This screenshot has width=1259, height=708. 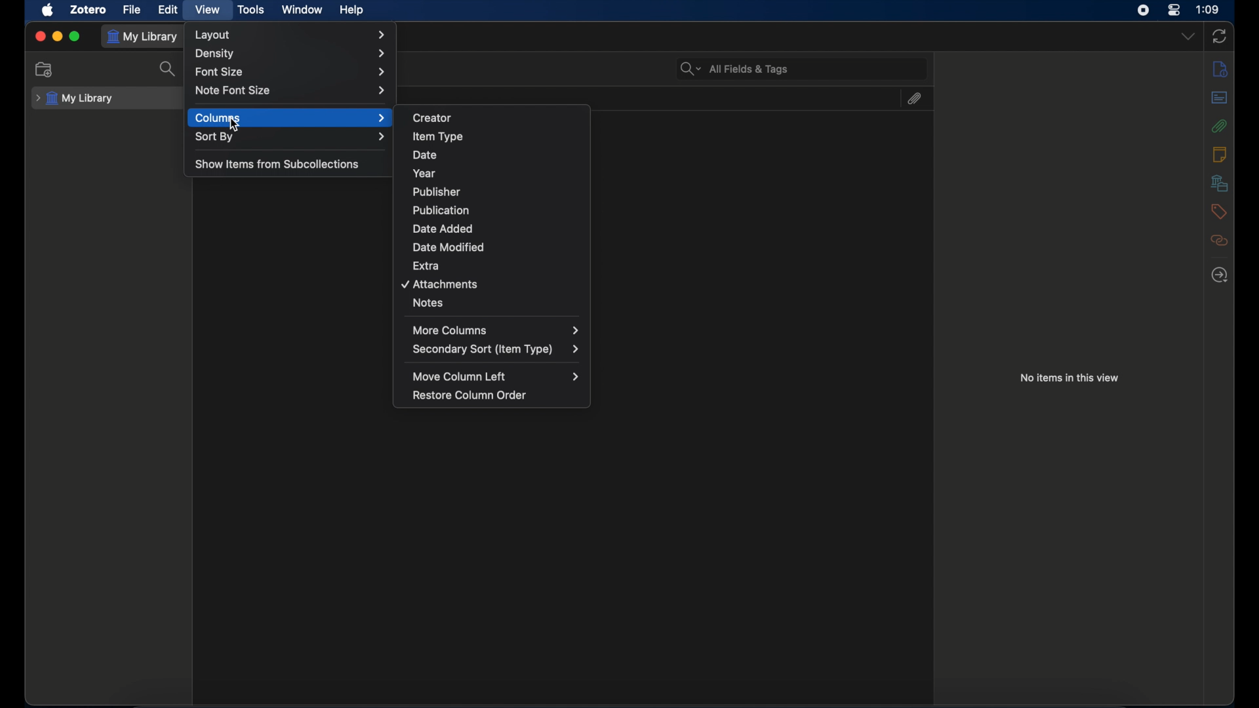 I want to click on , so click(x=1220, y=275).